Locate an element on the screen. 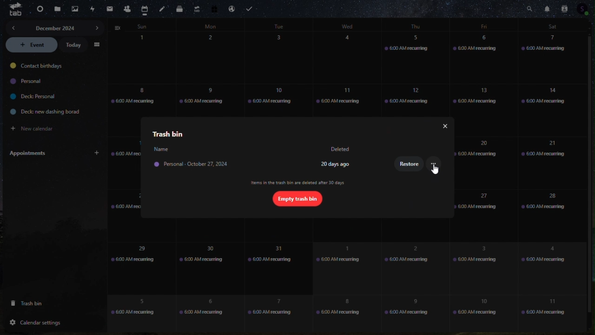 Image resolution: width=595 pixels, height=335 pixels. 1 is located at coordinates (341, 266).